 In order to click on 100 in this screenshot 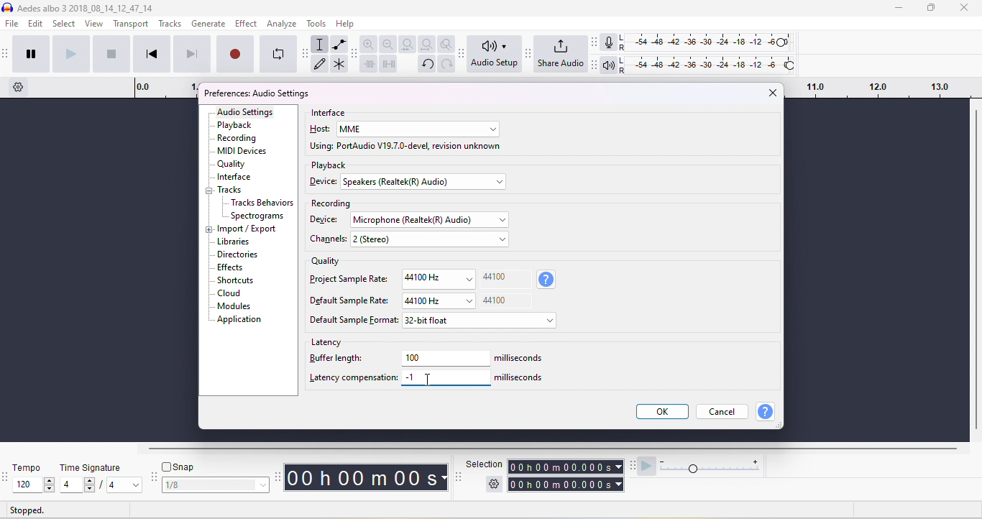, I will do `click(446, 358)`.